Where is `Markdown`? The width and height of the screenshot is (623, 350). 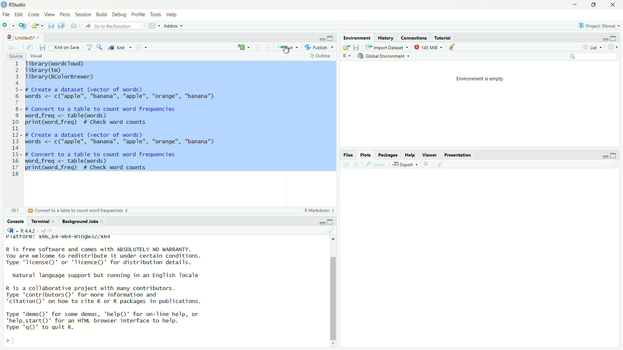 Markdown is located at coordinates (318, 211).